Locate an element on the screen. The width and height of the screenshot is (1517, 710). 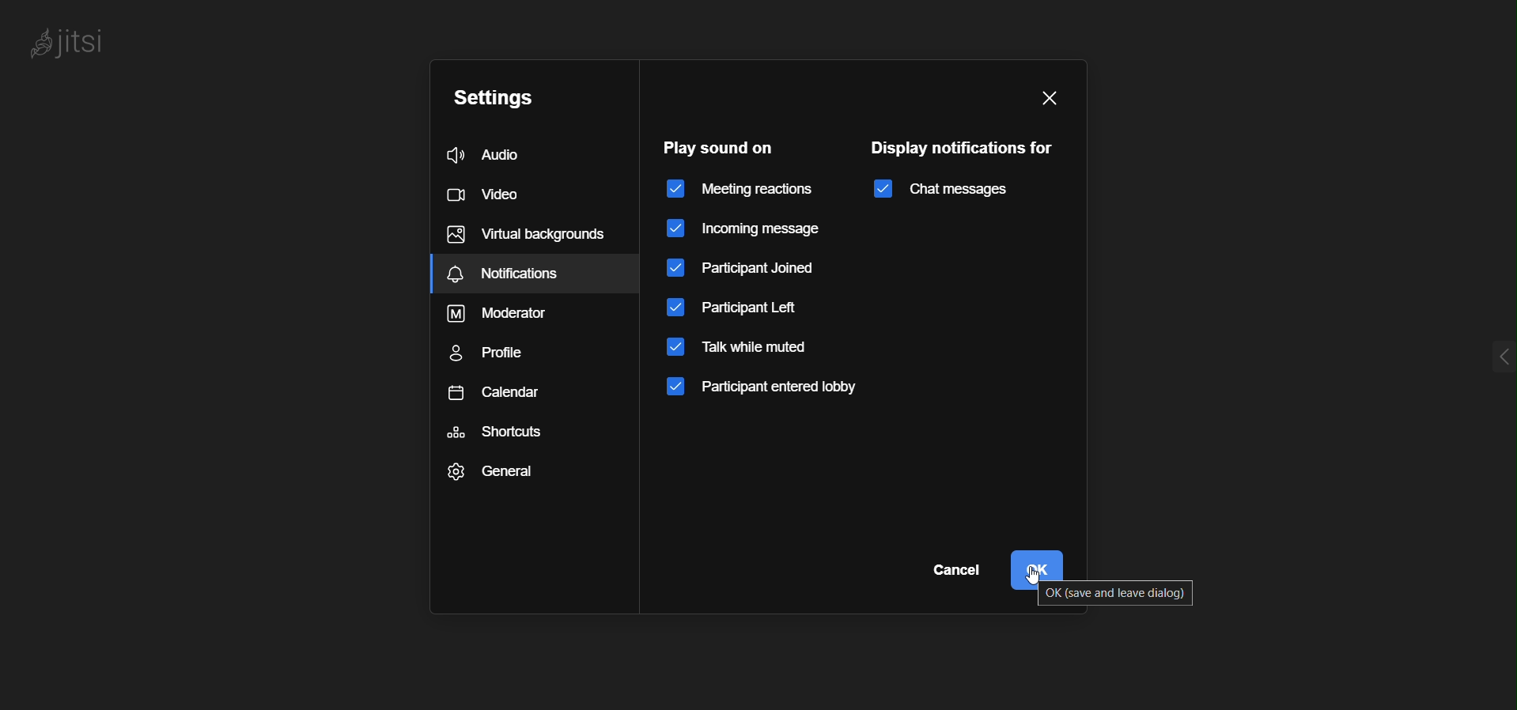
talk while muted is located at coordinates (754, 354).